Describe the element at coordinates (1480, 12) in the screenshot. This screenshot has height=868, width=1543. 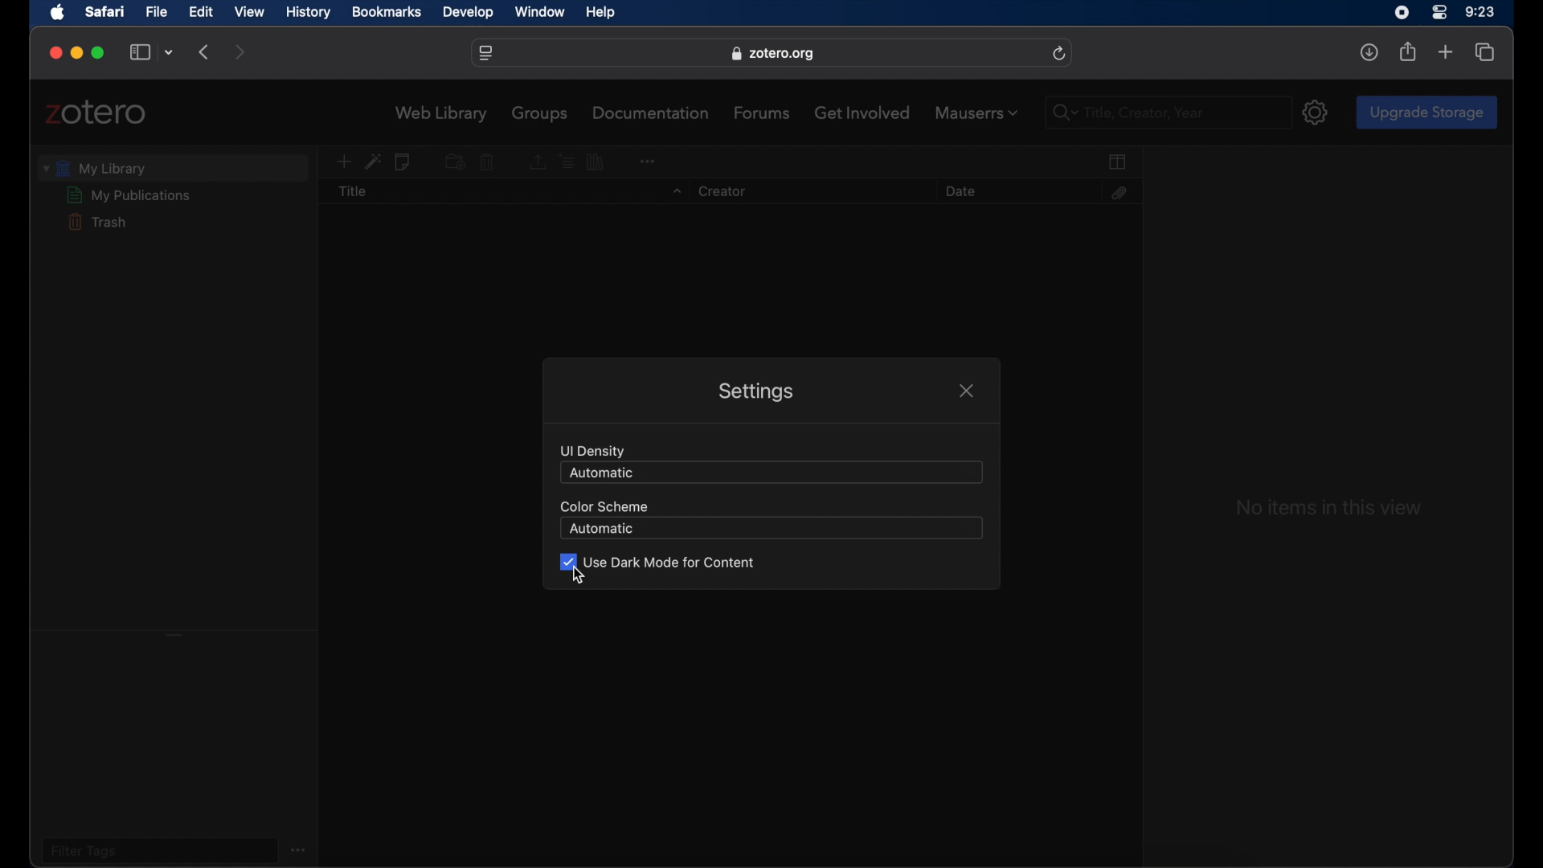
I see `time` at that location.